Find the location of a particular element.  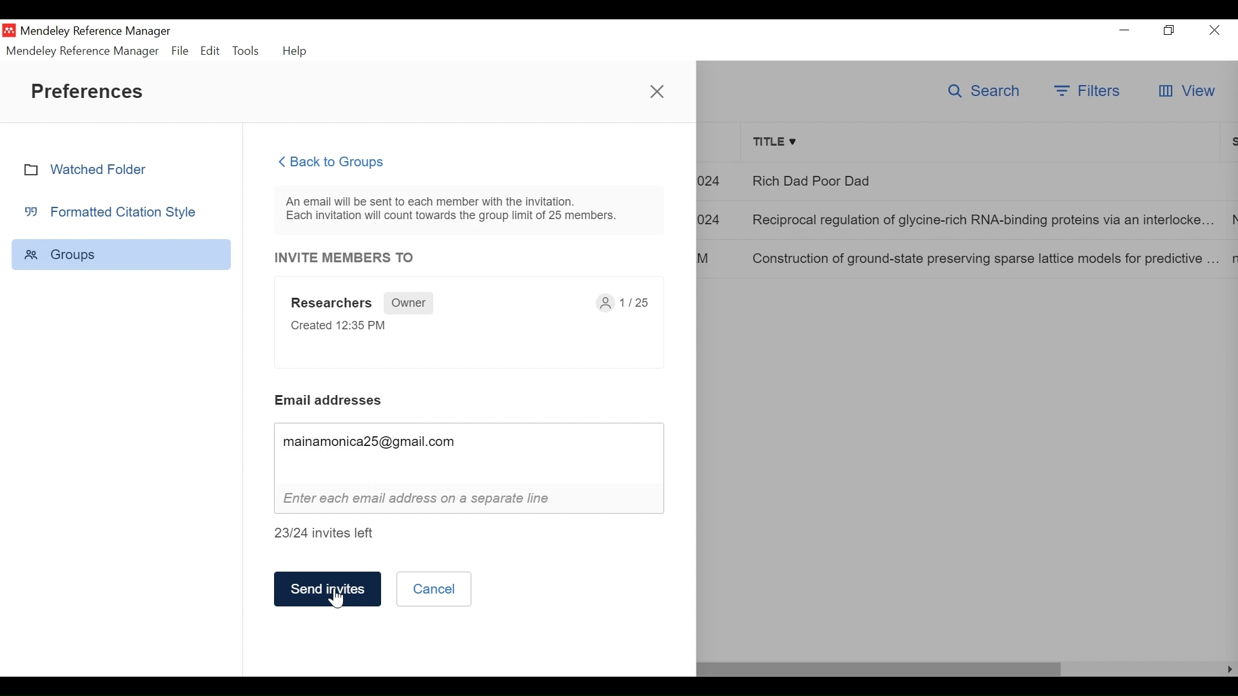

Mendeley Reference Manager is located at coordinates (95, 31).